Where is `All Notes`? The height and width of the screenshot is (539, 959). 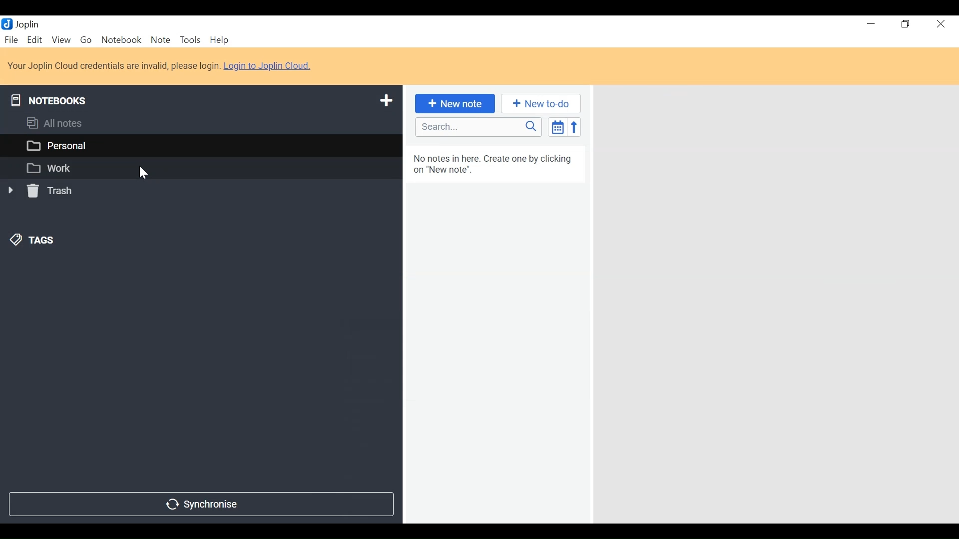 All Notes is located at coordinates (200, 125).